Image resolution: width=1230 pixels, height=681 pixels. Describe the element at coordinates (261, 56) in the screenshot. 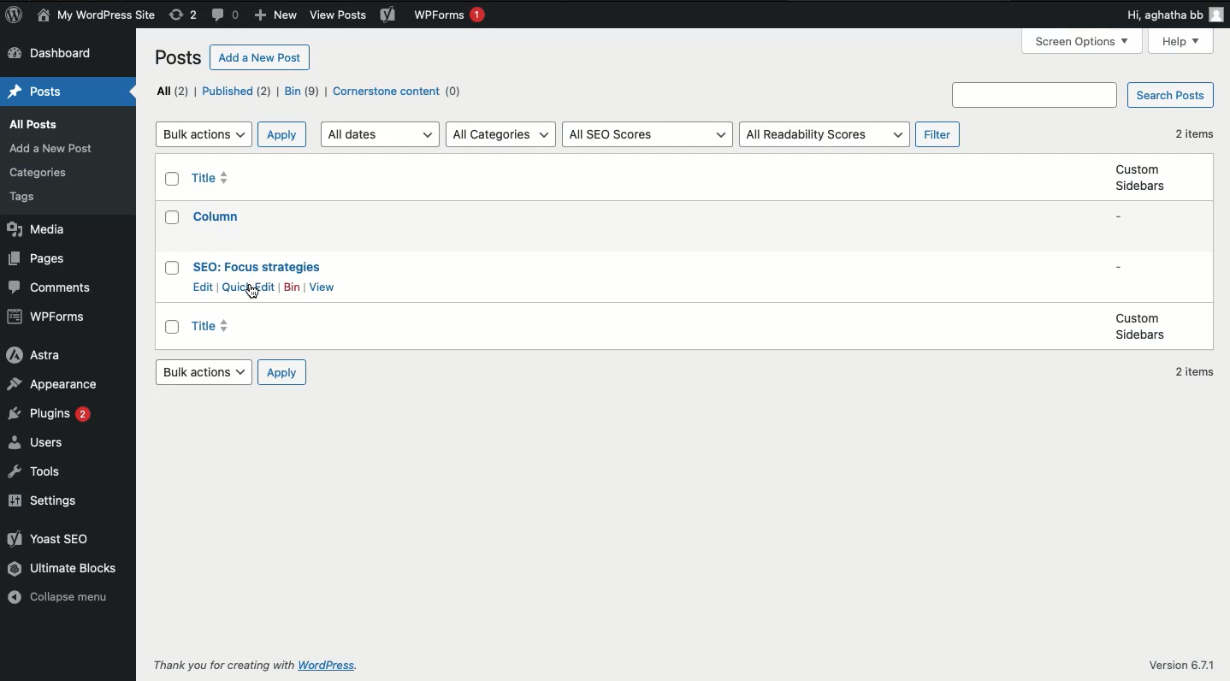

I see `Add a new post` at that location.